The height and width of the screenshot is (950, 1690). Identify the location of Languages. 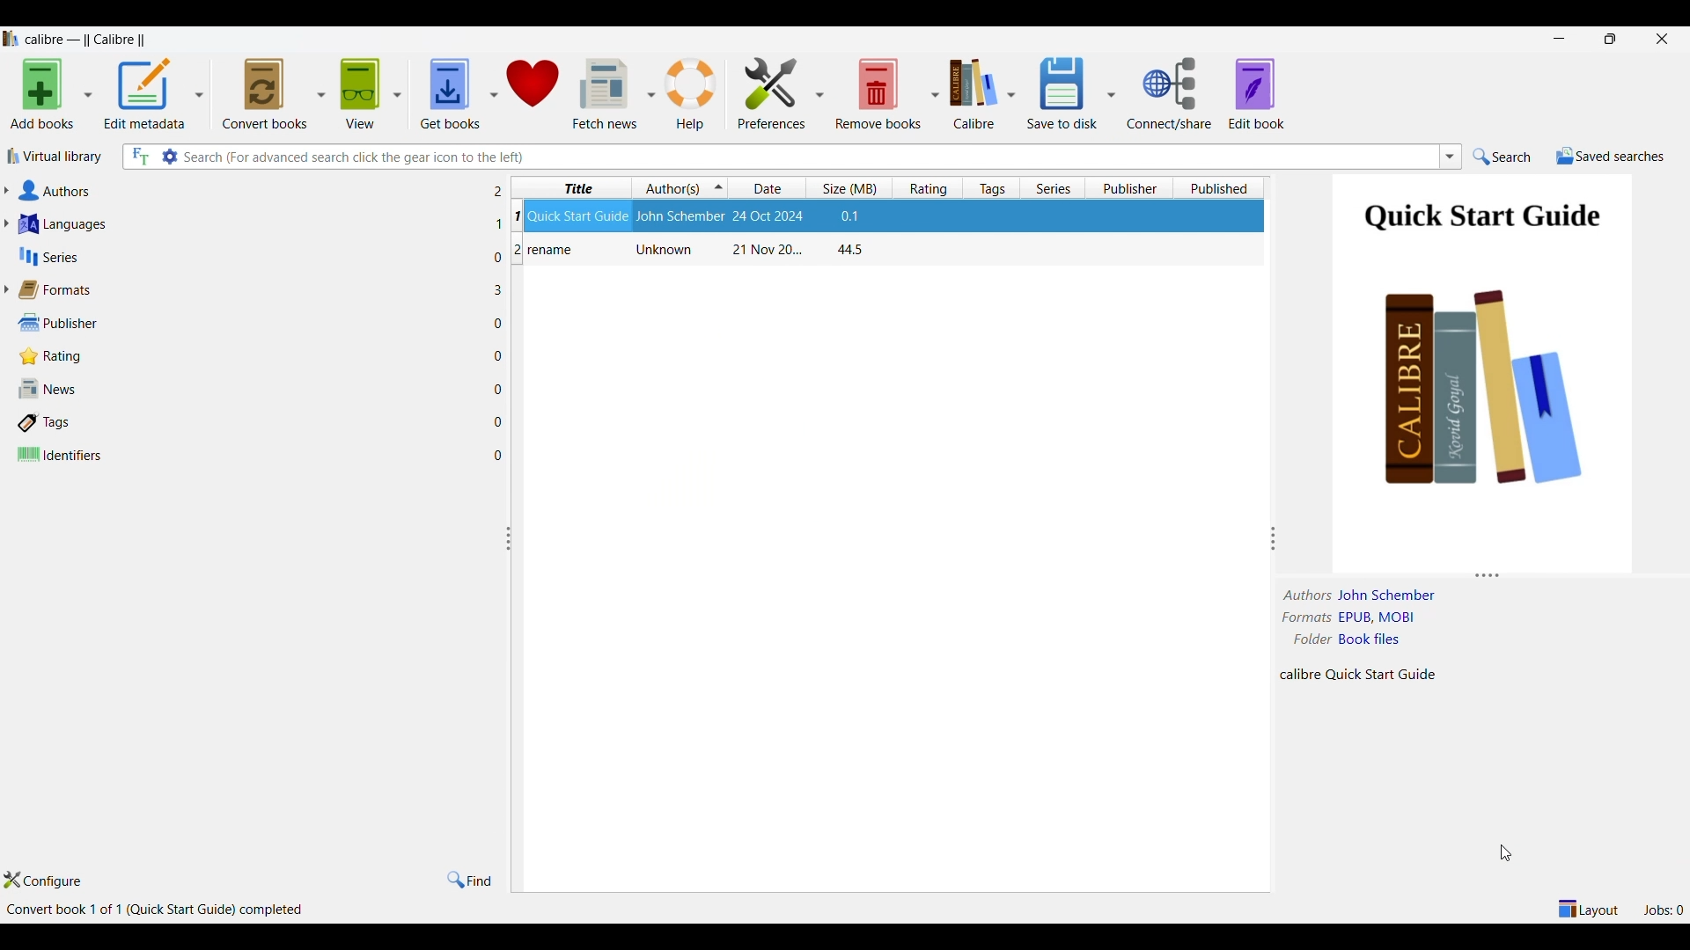
(251, 224).